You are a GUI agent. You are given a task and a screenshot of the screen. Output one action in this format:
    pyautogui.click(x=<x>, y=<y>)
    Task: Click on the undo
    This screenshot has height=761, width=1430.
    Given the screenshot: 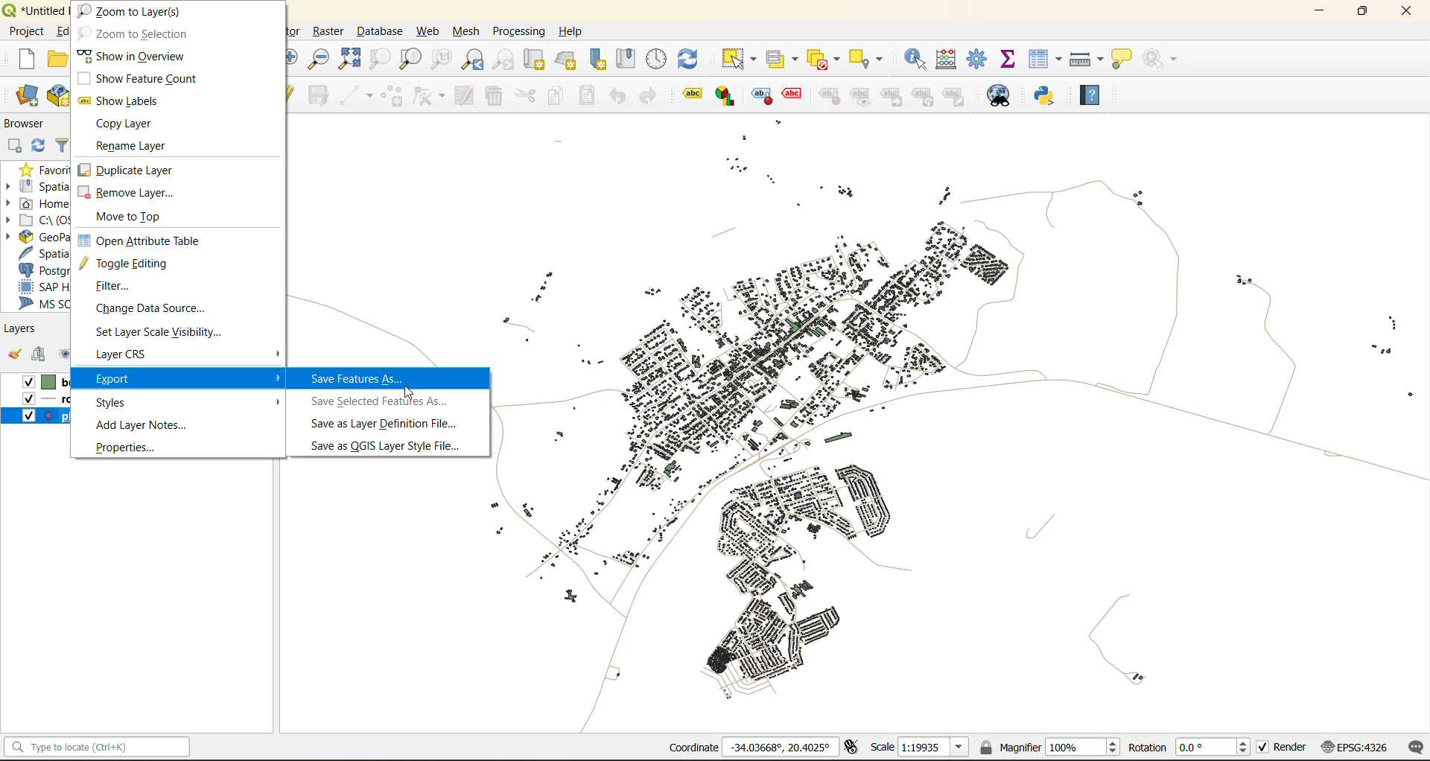 What is the action you would take?
    pyautogui.click(x=617, y=95)
    